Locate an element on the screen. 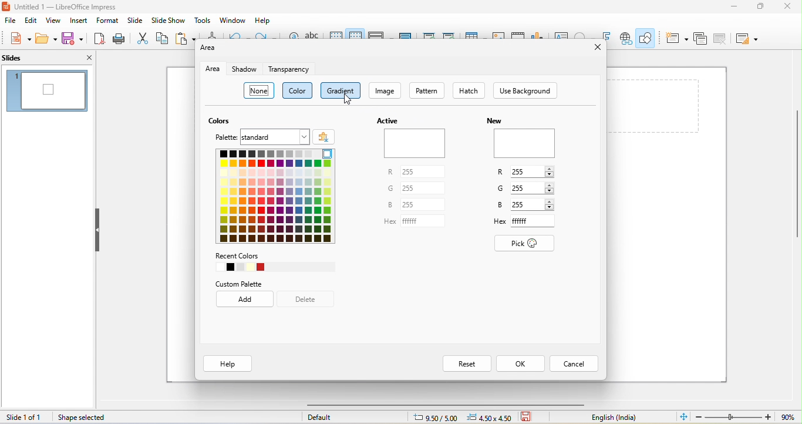 This screenshot has height=424, width=802. palette is located at coordinates (224, 138).